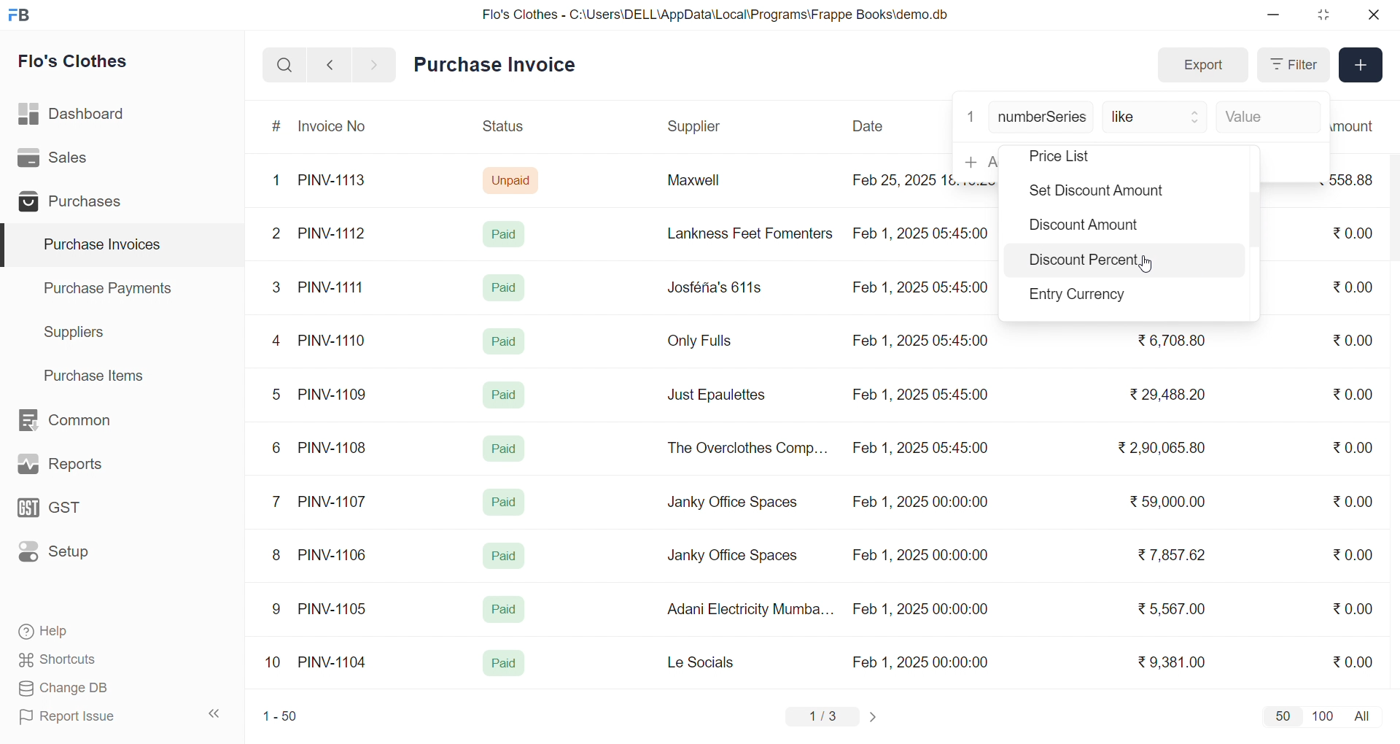 This screenshot has height=744, width=1400. Describe the element at coordinates (1353, 661) in the screenshot. I see `₹0.00` at that location.